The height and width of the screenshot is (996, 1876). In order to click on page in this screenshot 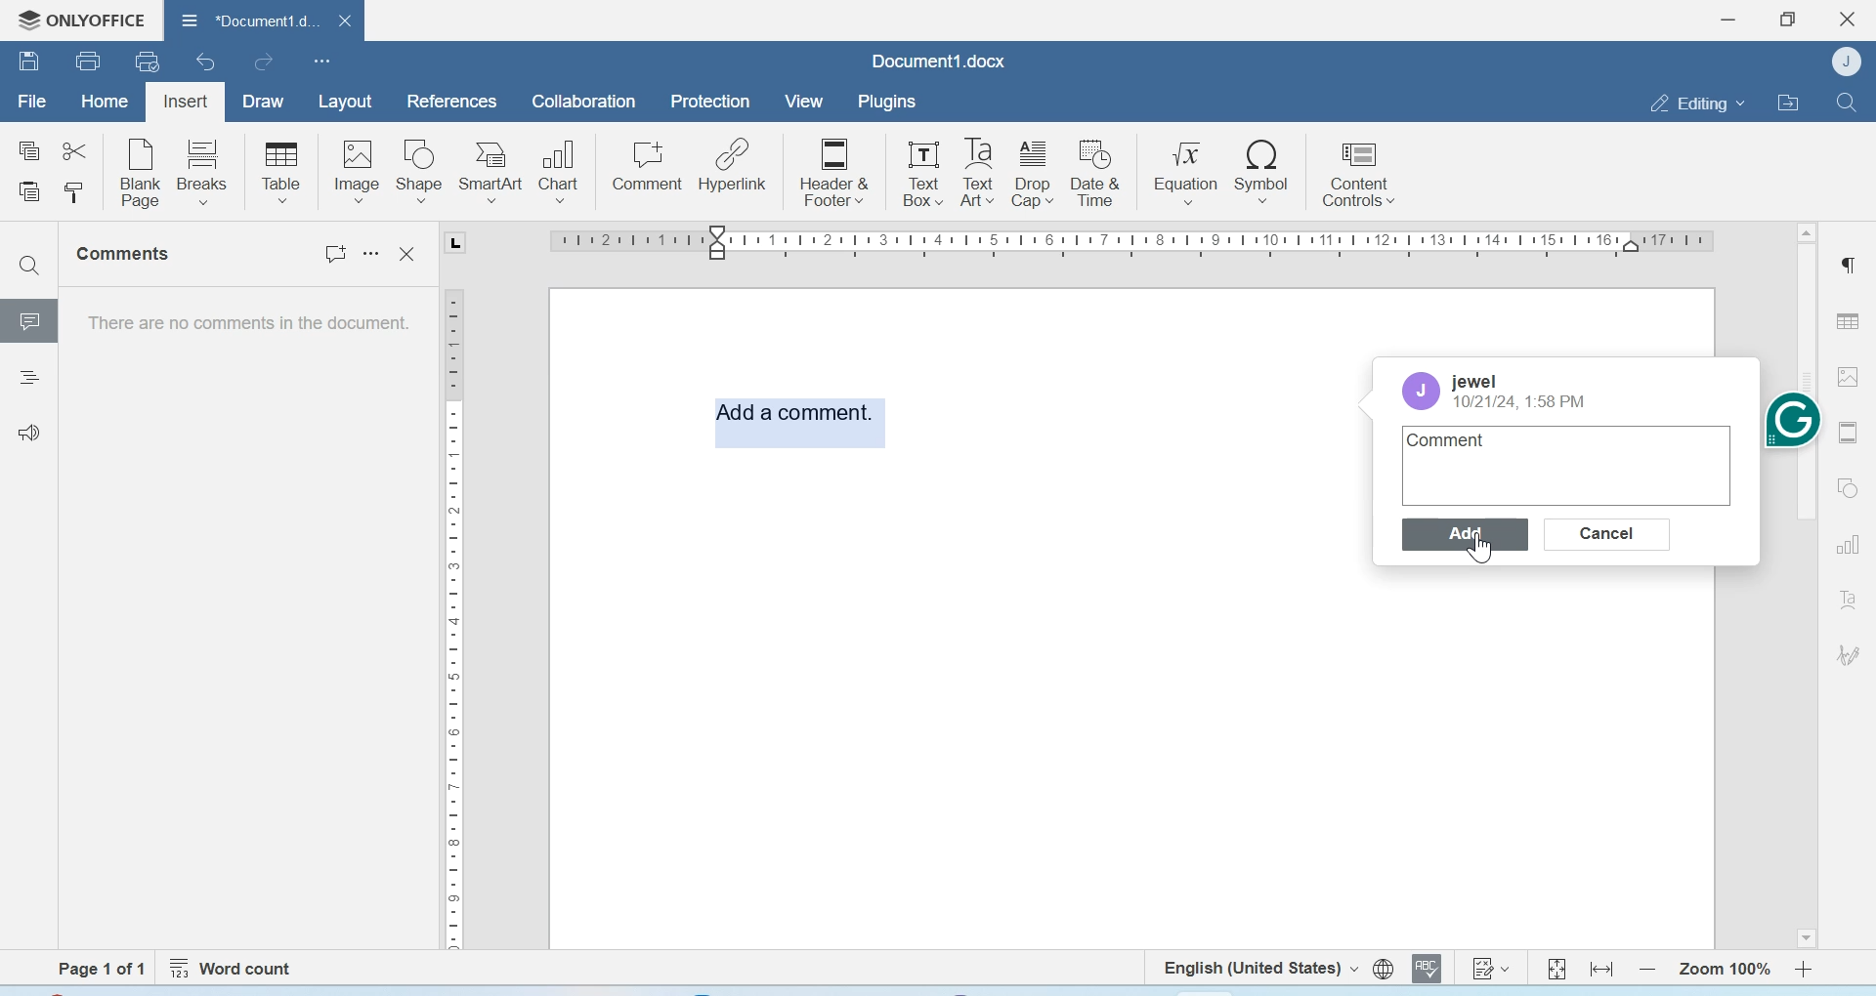, I will do `click(103, 969)`.